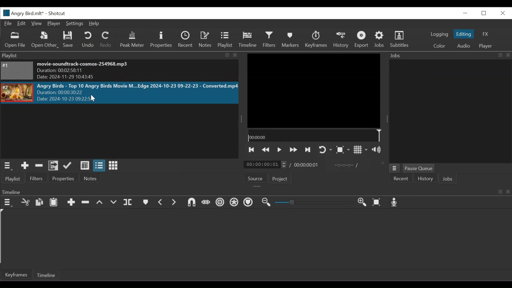 This screenshot has width=512, height=288. Describe the element at coordinates (205, 203) in the screenshot. I see `Scrub while dragging` at that location.